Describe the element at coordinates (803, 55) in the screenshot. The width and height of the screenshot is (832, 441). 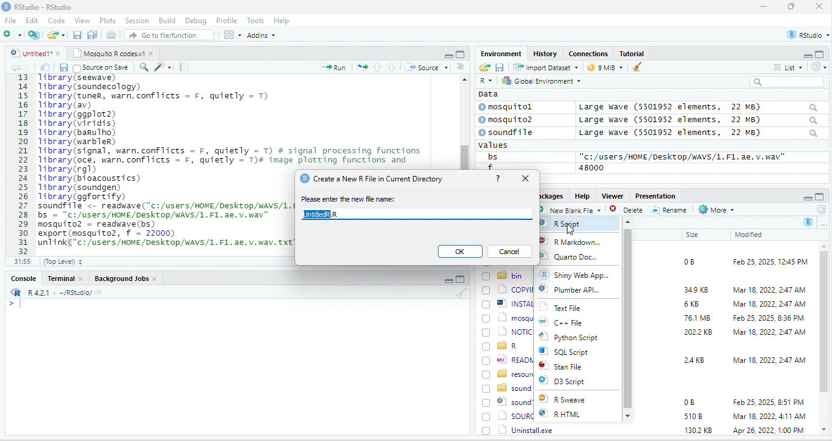
I see `minimize` at that location.